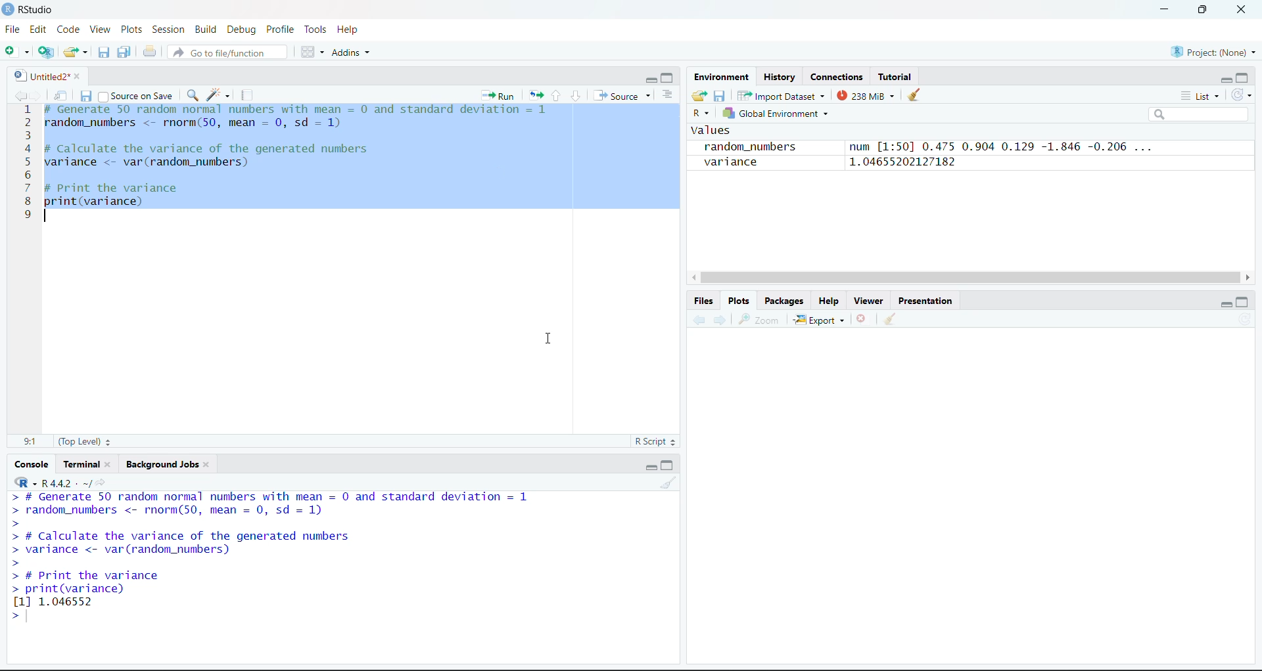 The height and width of the screenshot is (671, 1262). What do you see at coordinates (701, 113) in the screenshot?
I see `R` at bounding box center [701, 113].